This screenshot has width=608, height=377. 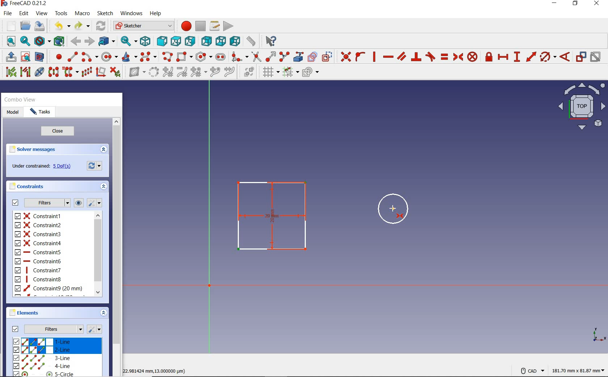 What do you see at coordinates (444, 58) in the screenshot?
I see `constrain equal` at bounding box center [444, 58].